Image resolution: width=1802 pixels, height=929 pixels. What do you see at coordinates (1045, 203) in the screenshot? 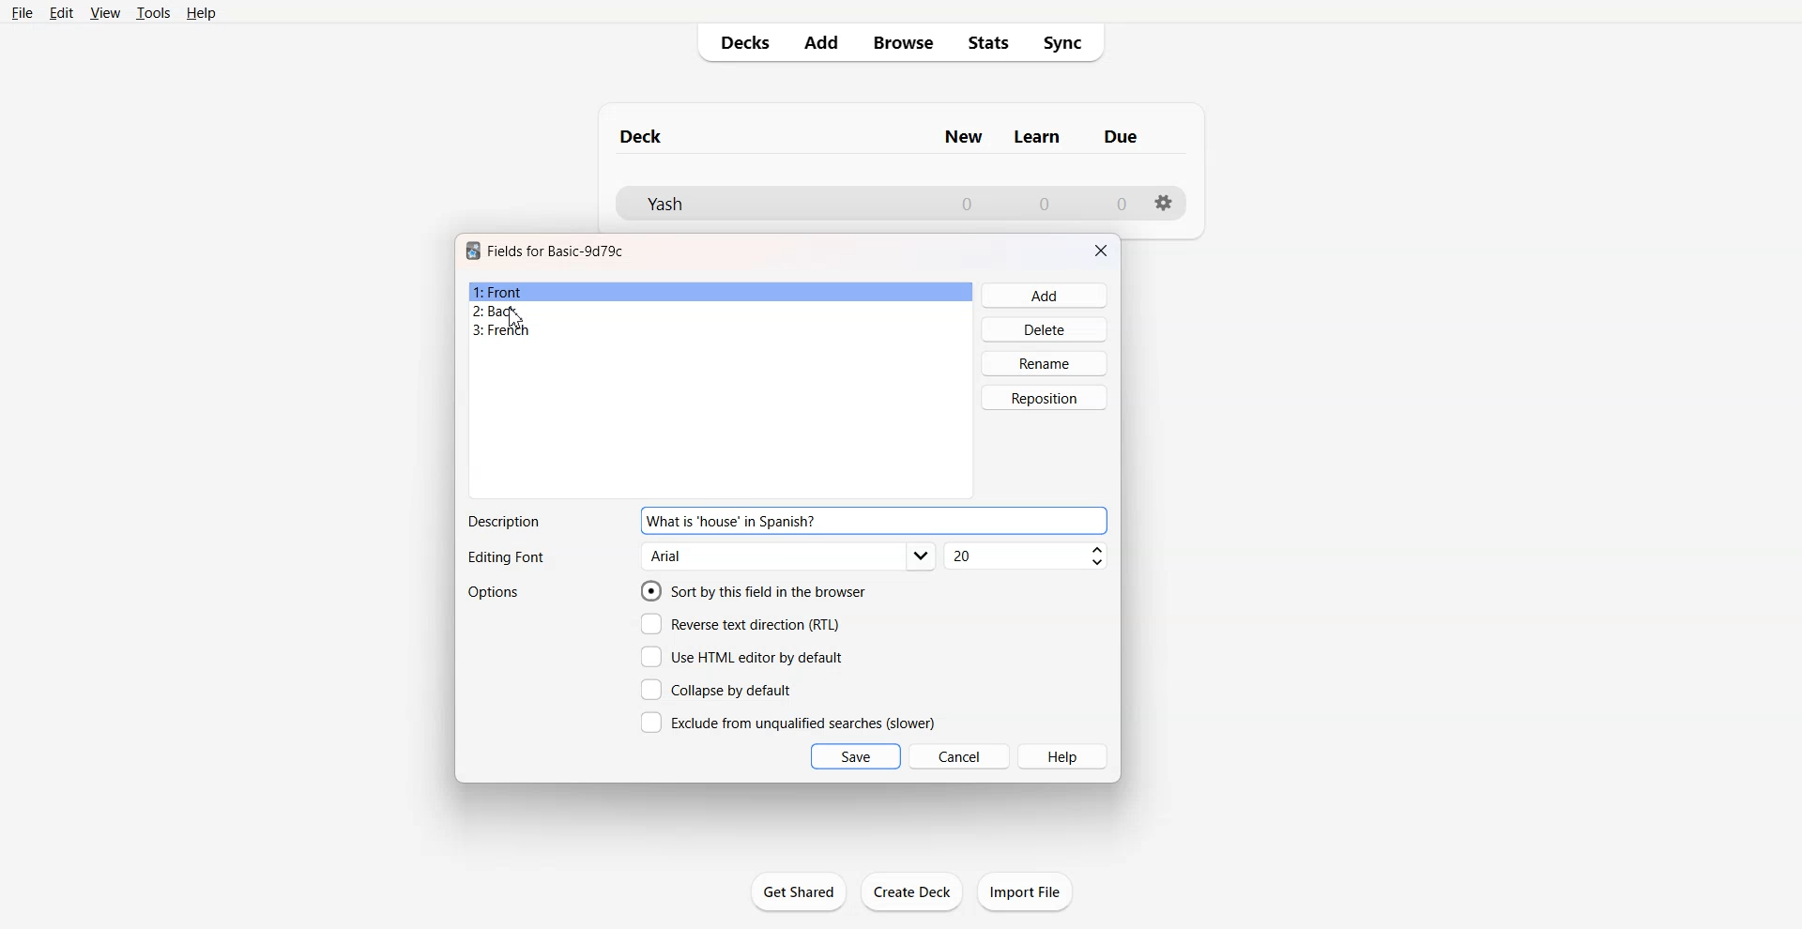
I see `Number of Learn cards` at bounding box center [1045, 203].